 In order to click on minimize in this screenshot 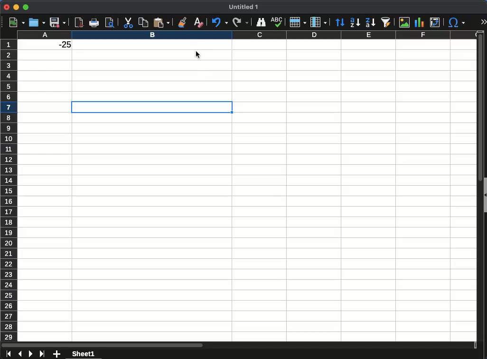, I will do `click(16, 7)`.